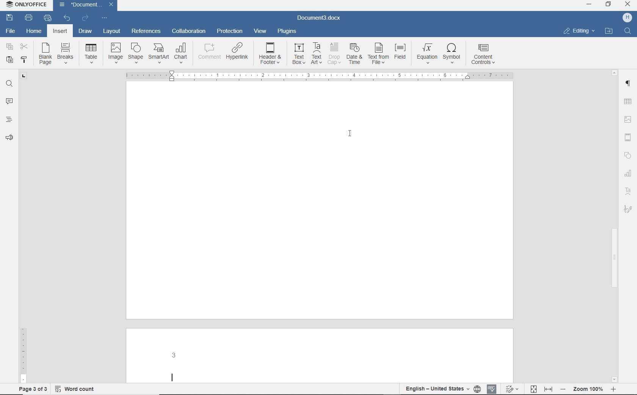 Image resolution: width=637 pixels, height=395 pixels. What do you see at coordinates (511, 387) in the screenshot?
I see `Track changes` at bounding box center [511, 387].